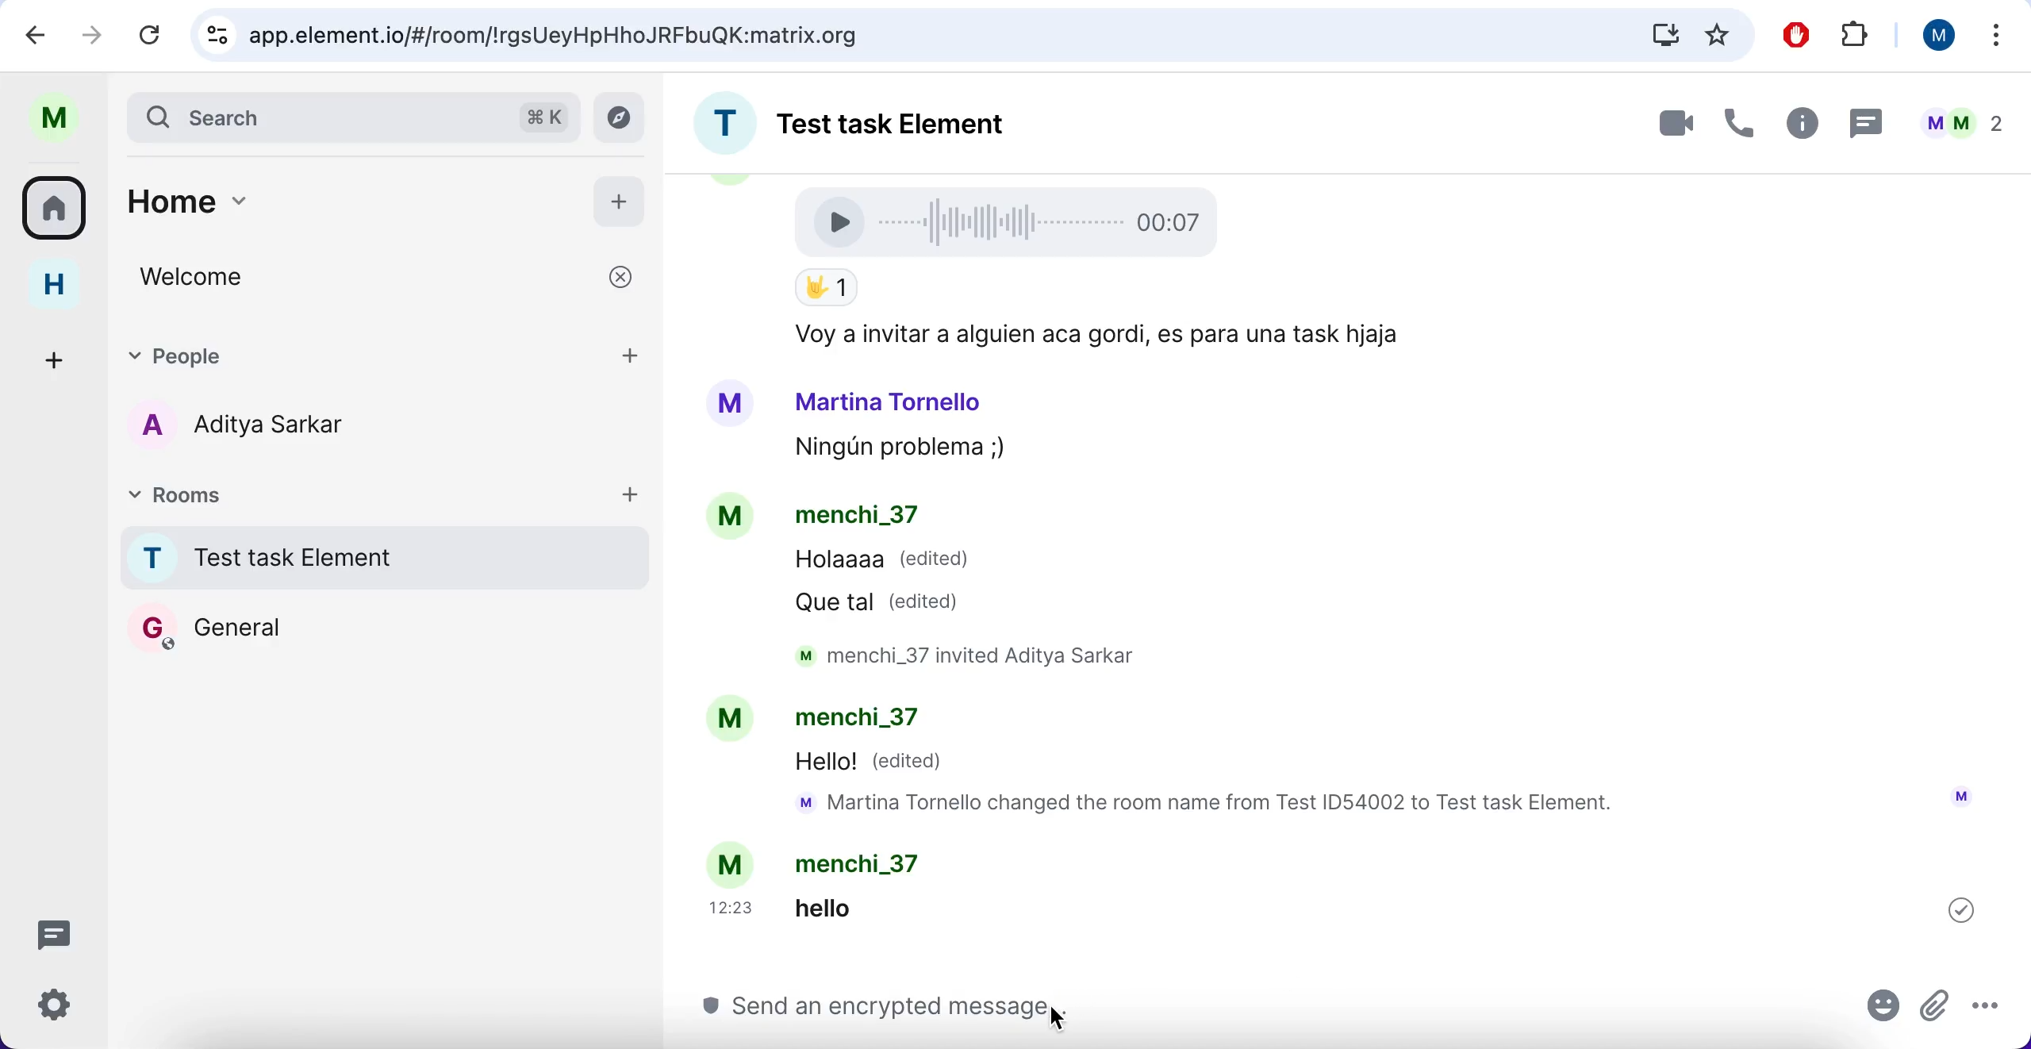 Image resolution: width=2031 pixels, height=1049 pixels. Describe the element at coordinates (624, 118) in the screenshot. I see `explore rooms` at that location.